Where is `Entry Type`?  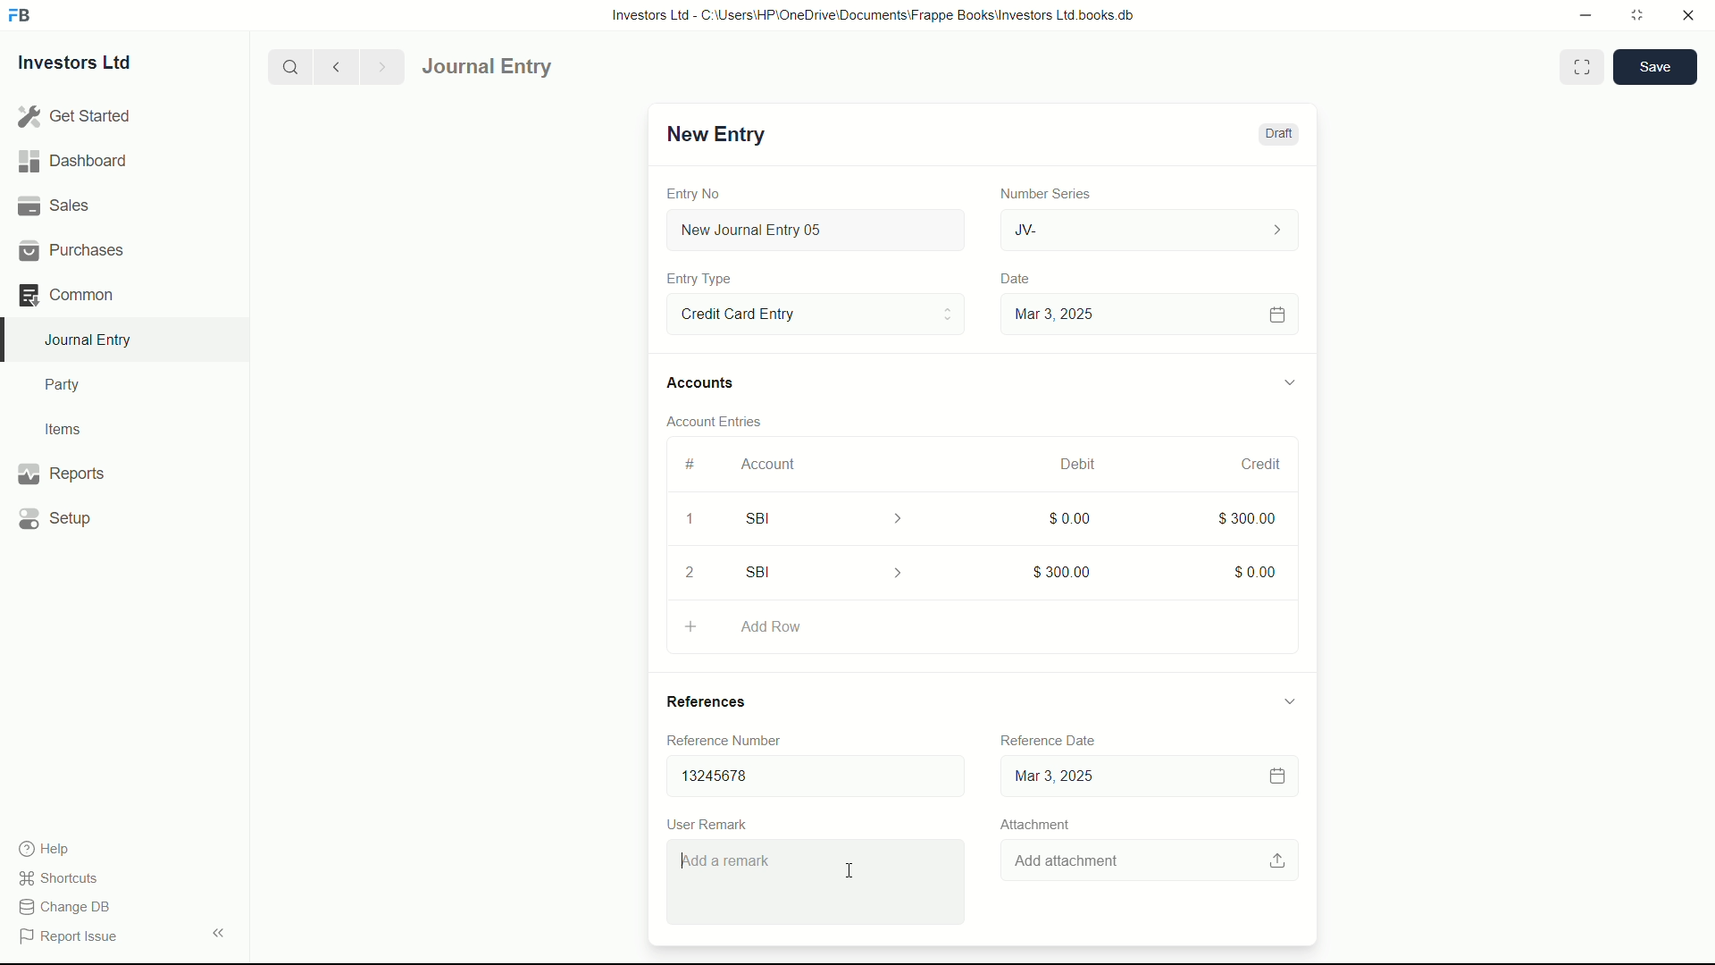 Entry Type is located at coordinates (699, 279).